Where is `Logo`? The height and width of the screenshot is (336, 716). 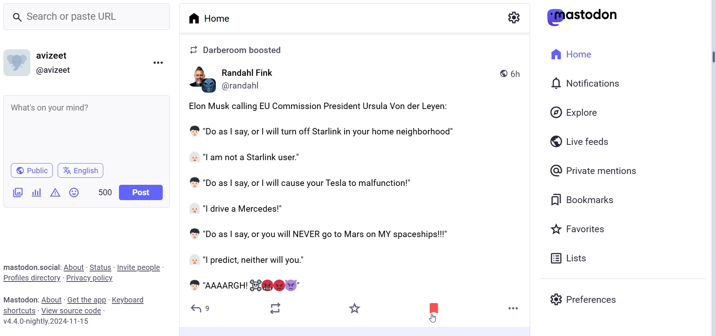
Logo is located at coordinates (585, 16).